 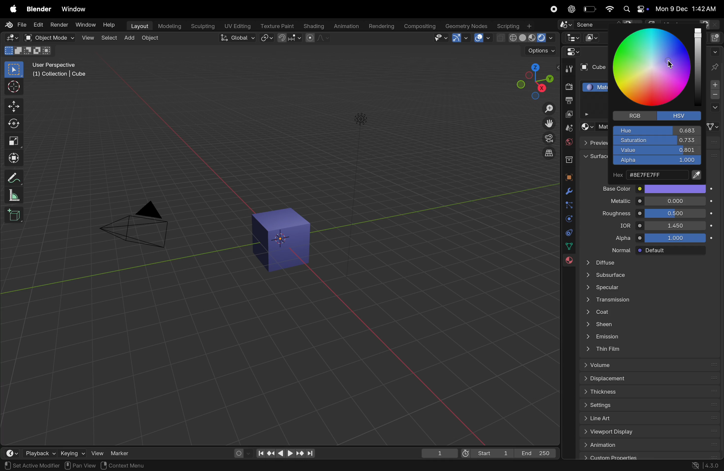 What do you see at coordinates (568, 115) in the screenshot?
I see `view layer` at bounding box center [568, 115].